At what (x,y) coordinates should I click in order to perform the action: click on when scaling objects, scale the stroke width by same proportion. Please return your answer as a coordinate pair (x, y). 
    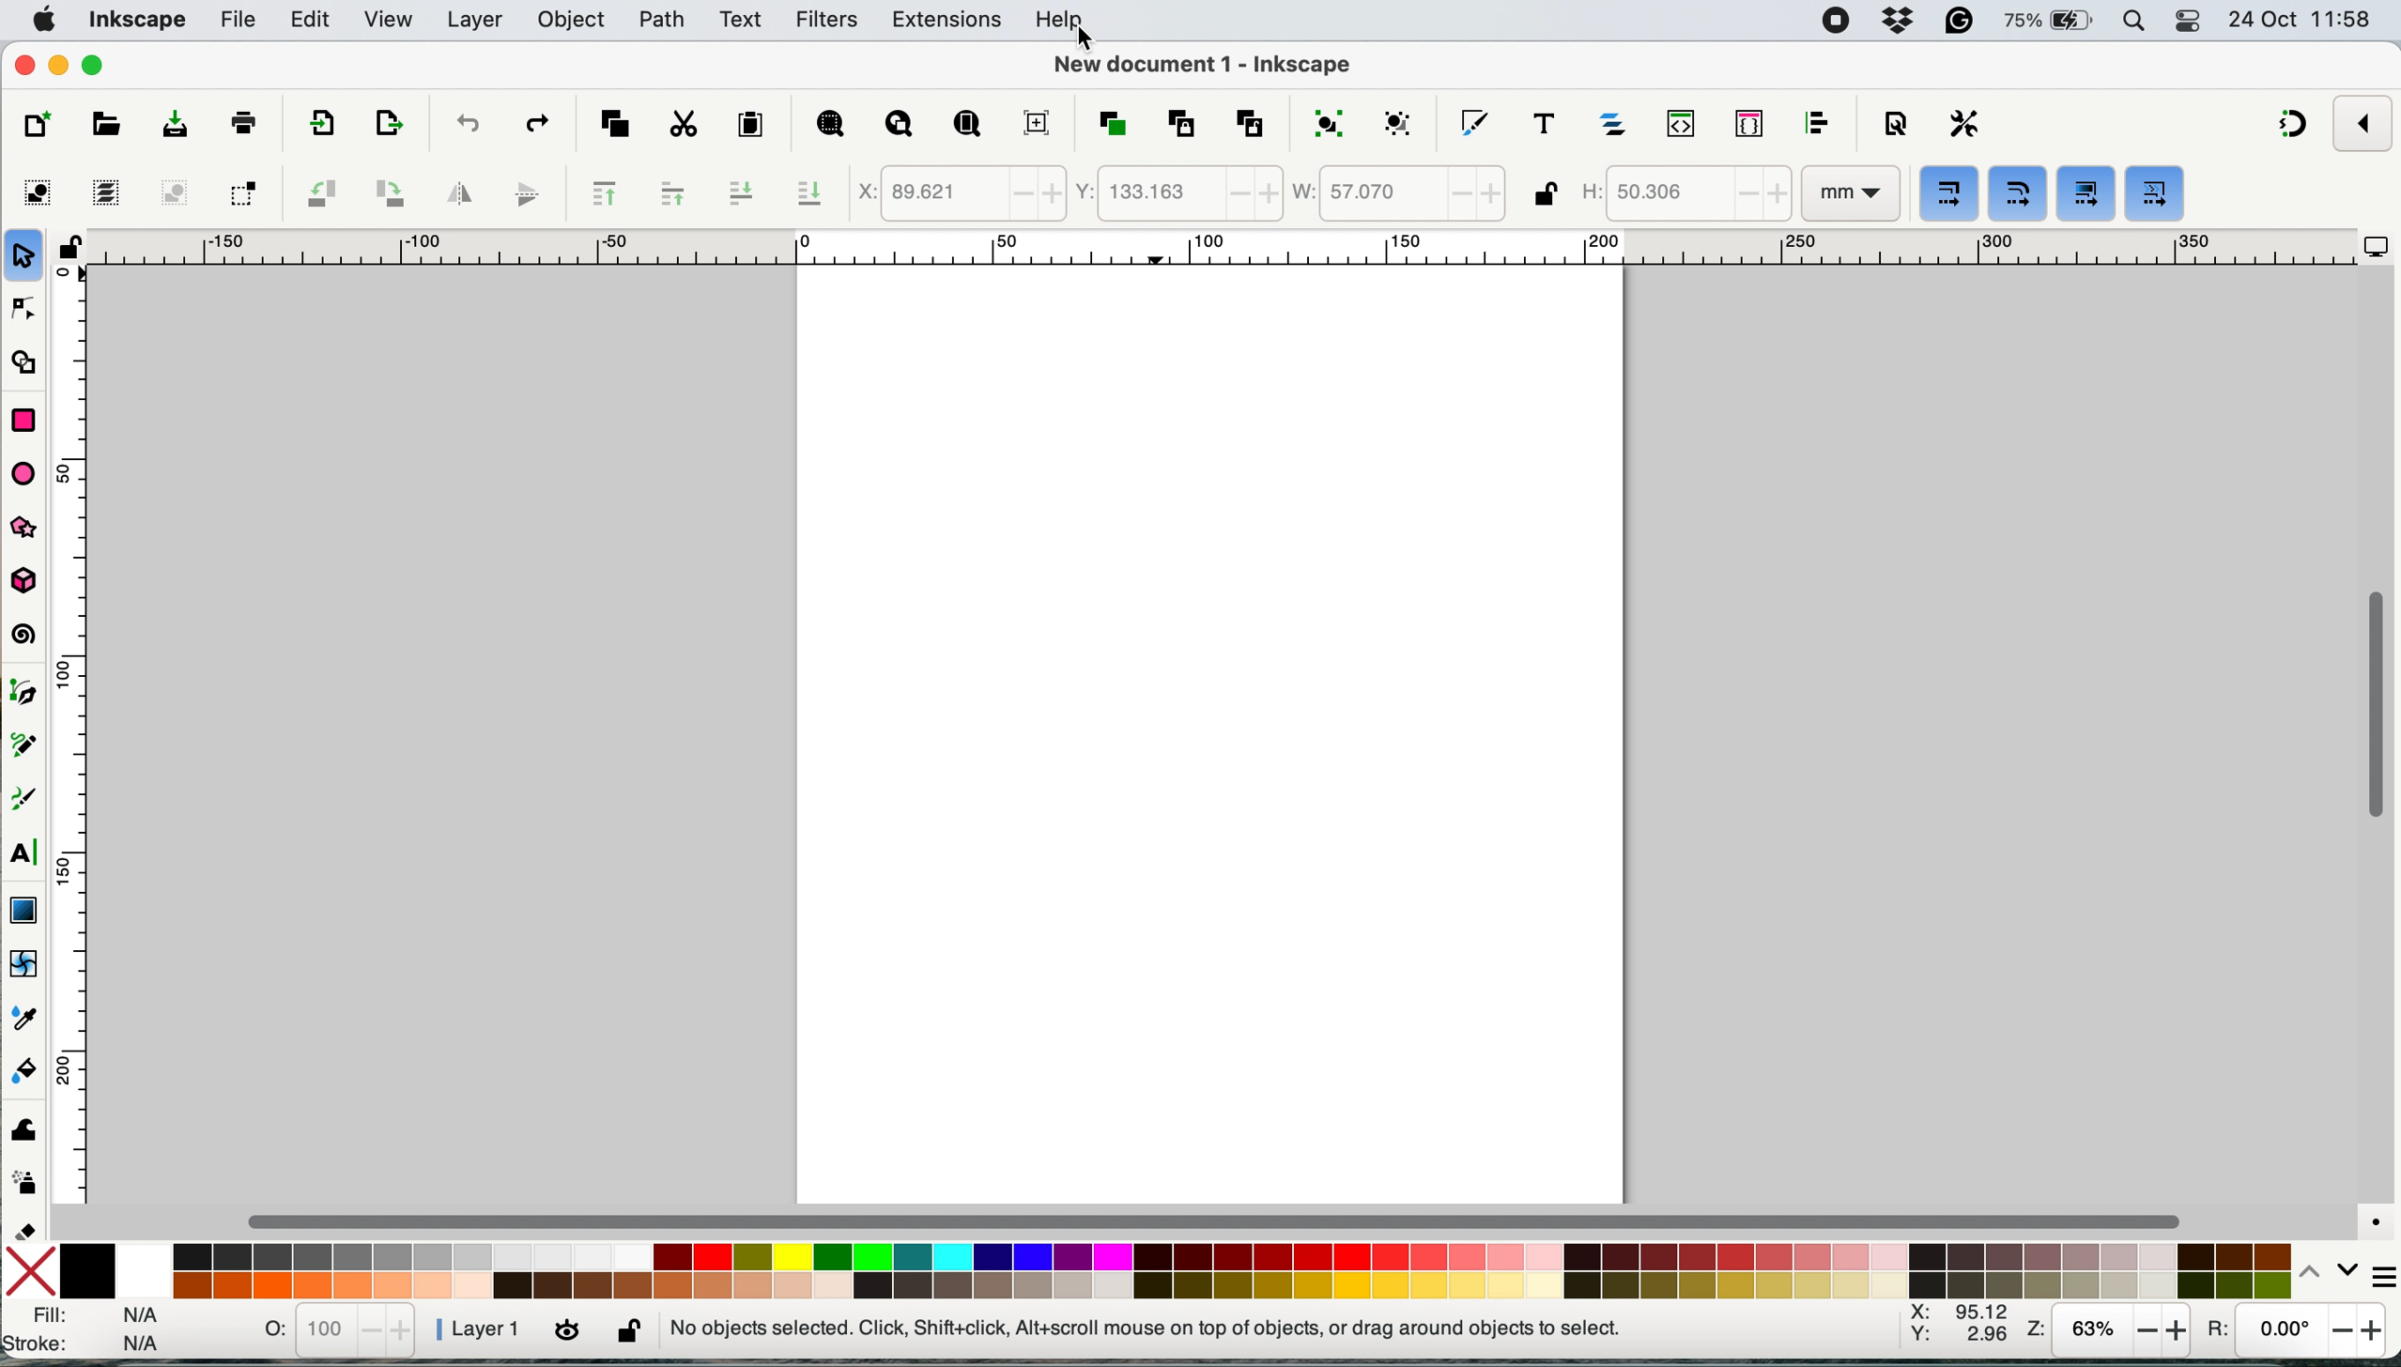
    Looking at the image, I should click on (1947, 194).